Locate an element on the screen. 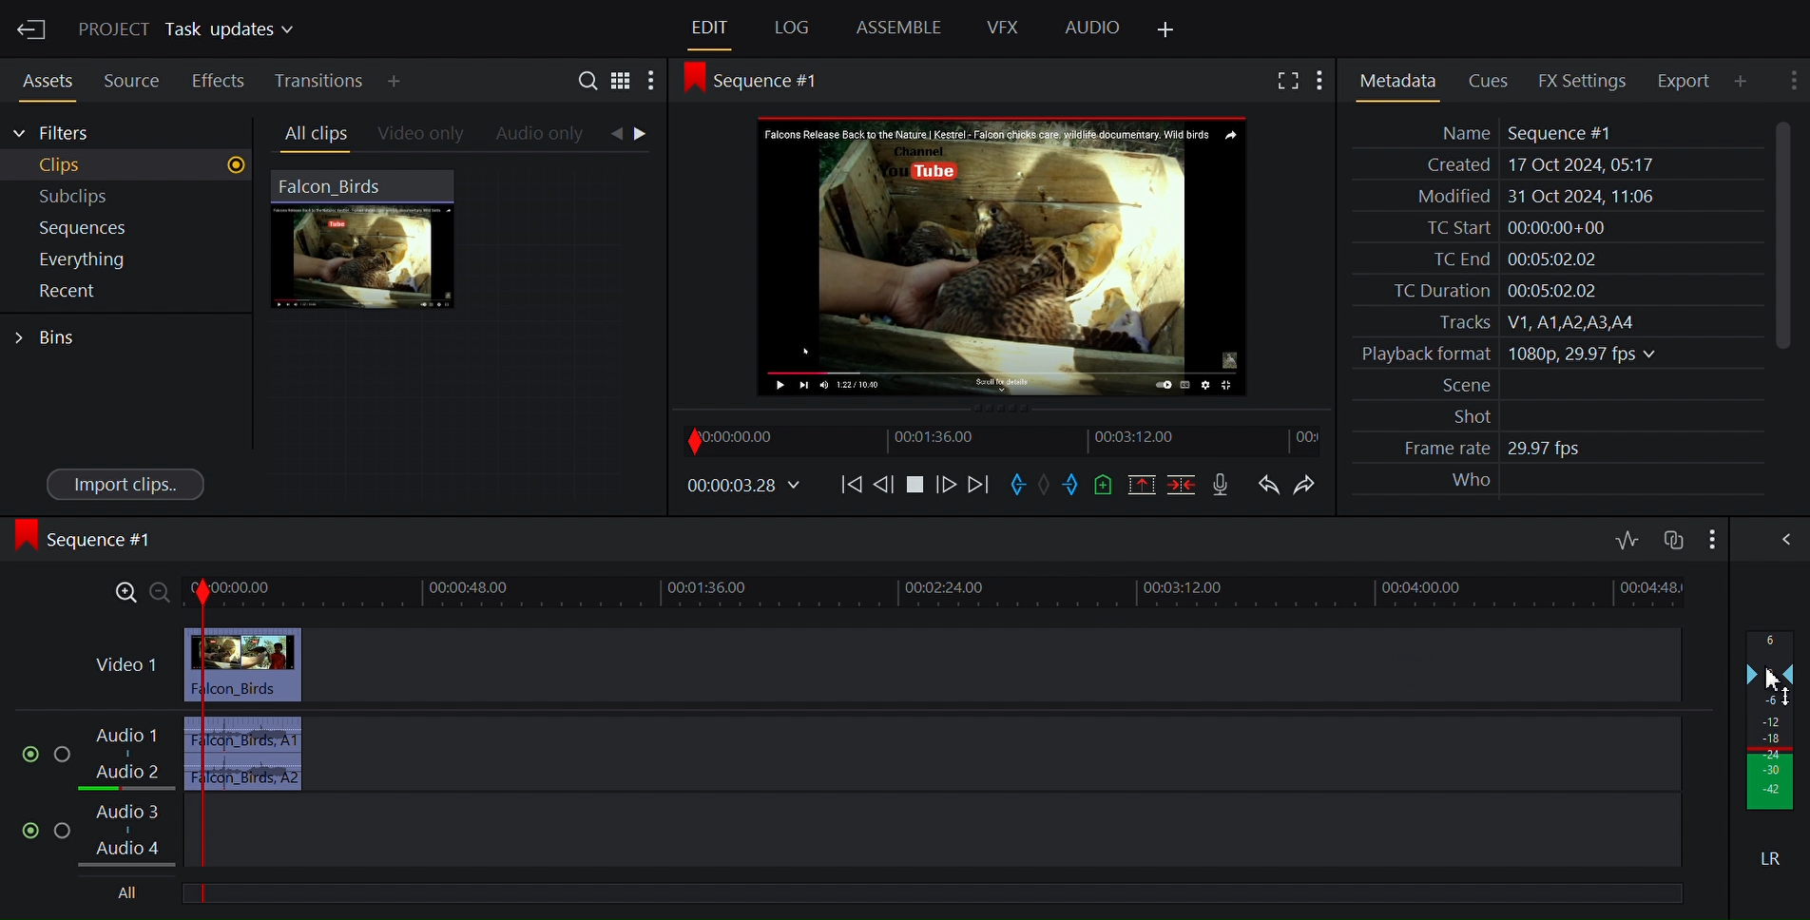 This screenshot has width=1810, height=920. Solo this track is located at coordinates (63, 749).